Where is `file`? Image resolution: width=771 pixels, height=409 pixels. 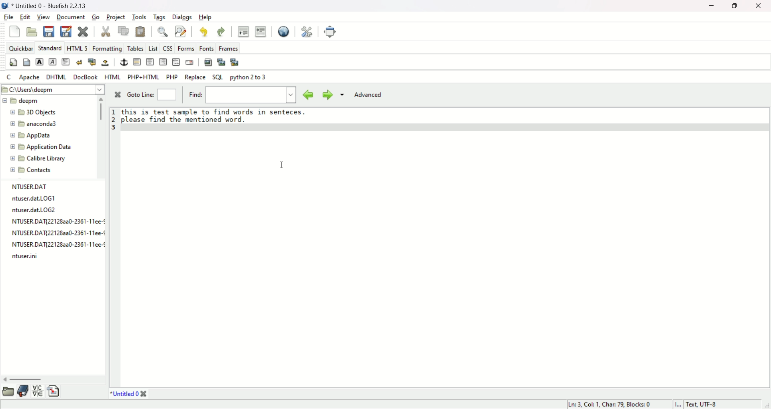
file is located at coordinates (8, 17).